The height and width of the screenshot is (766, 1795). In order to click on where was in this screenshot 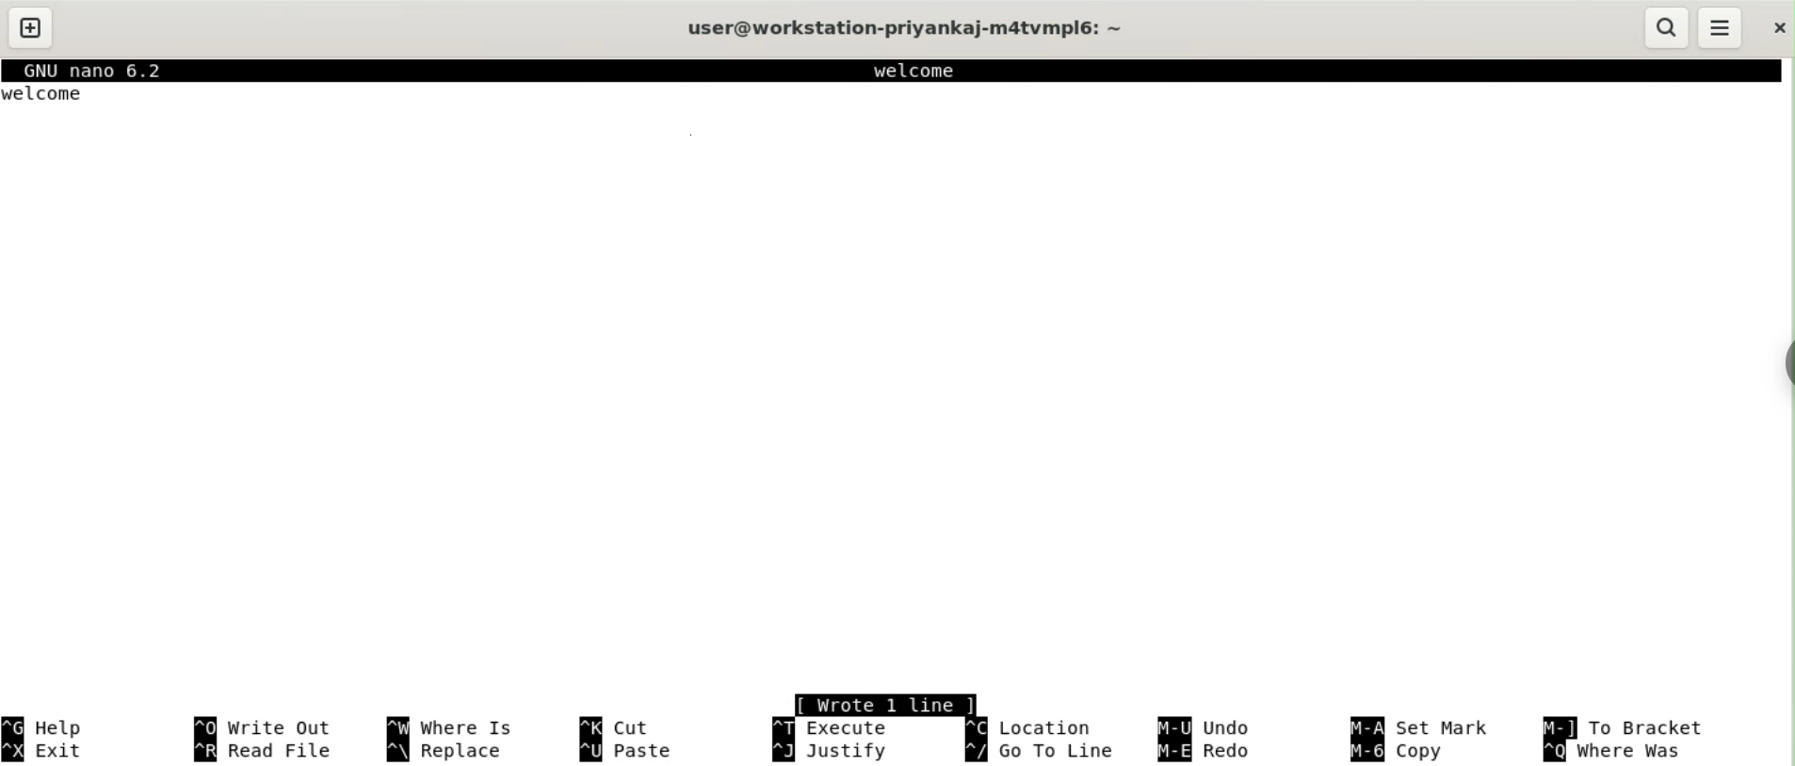, I will do `click(1623, 751)`.